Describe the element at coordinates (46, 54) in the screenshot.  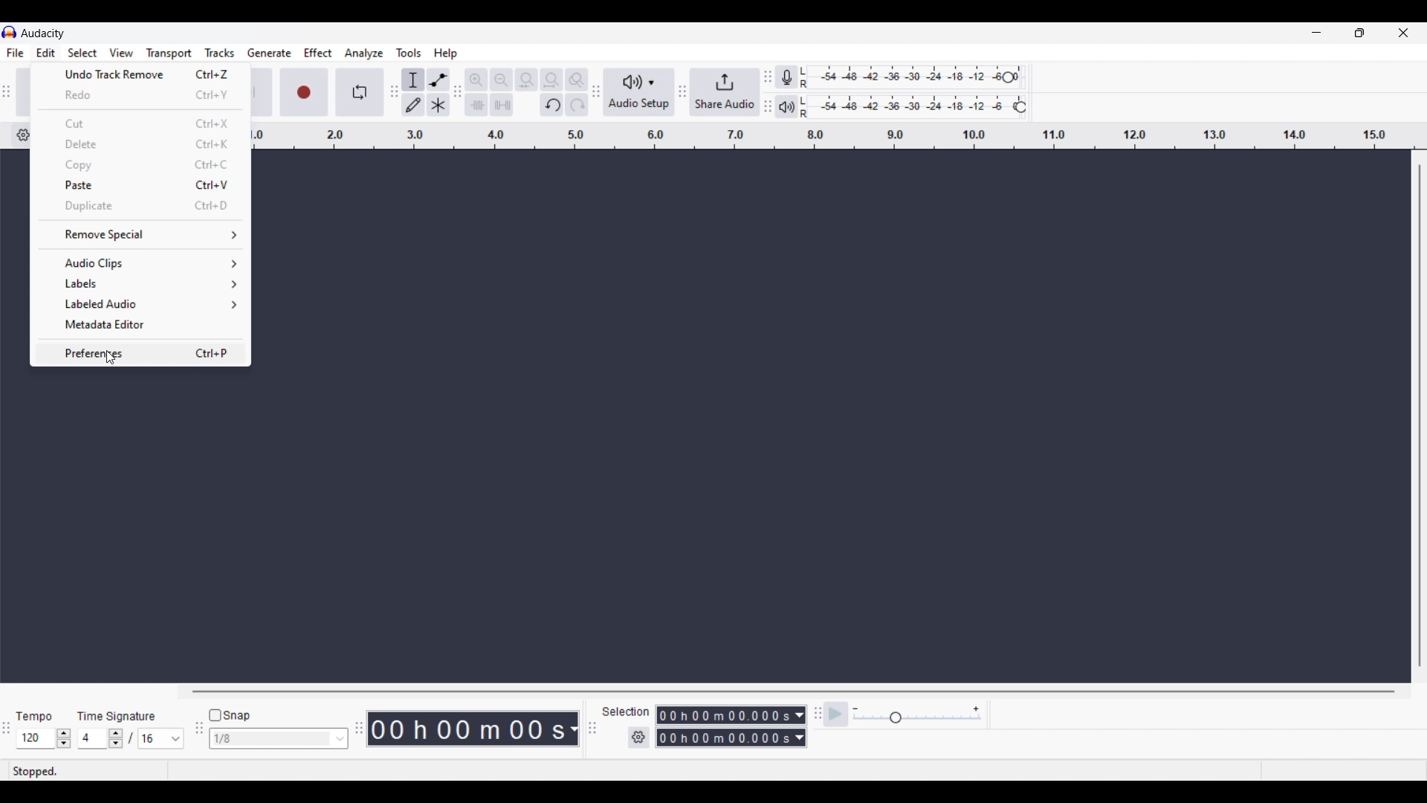
I see `Edit menu` at that location.